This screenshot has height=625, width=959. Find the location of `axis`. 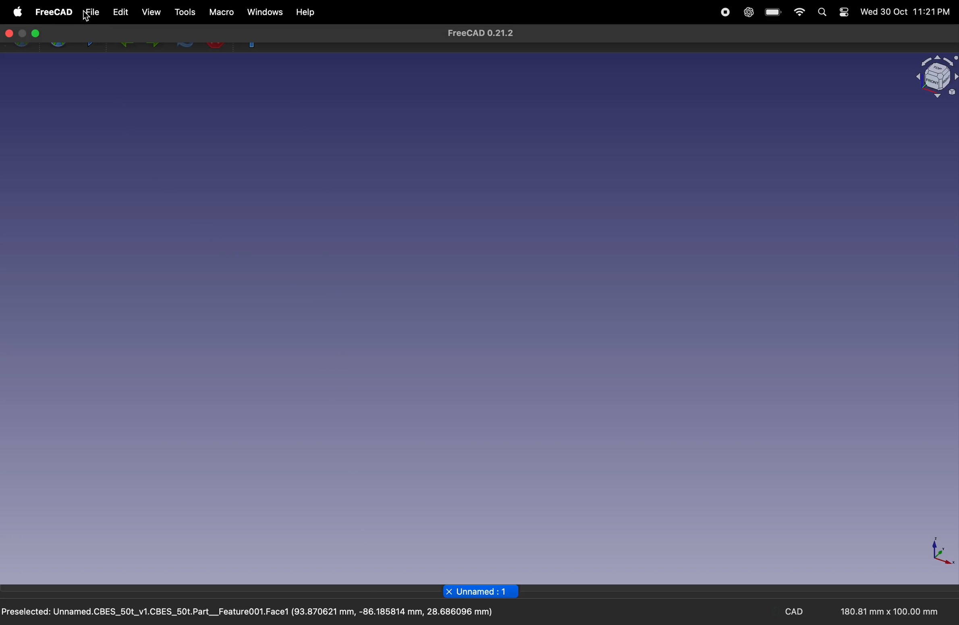

axis is located at coordinates (938, 552).